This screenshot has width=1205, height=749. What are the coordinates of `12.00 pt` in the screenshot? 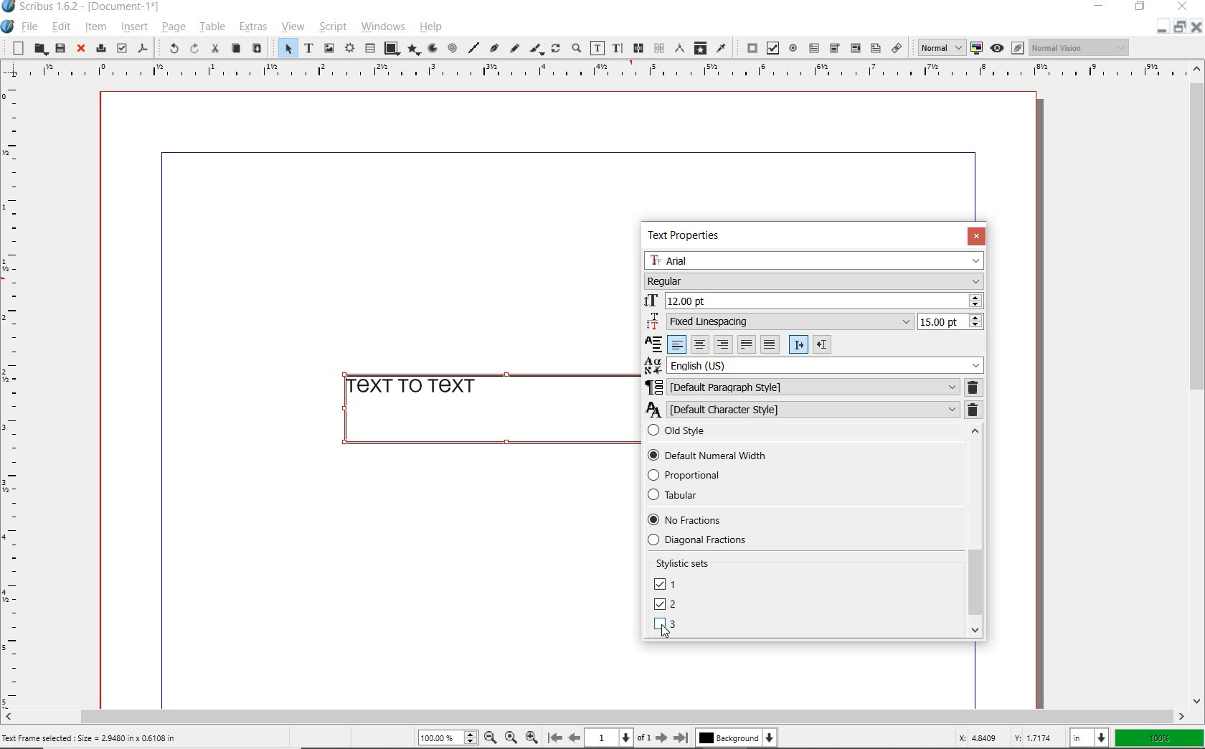 It's located at (813, 301).